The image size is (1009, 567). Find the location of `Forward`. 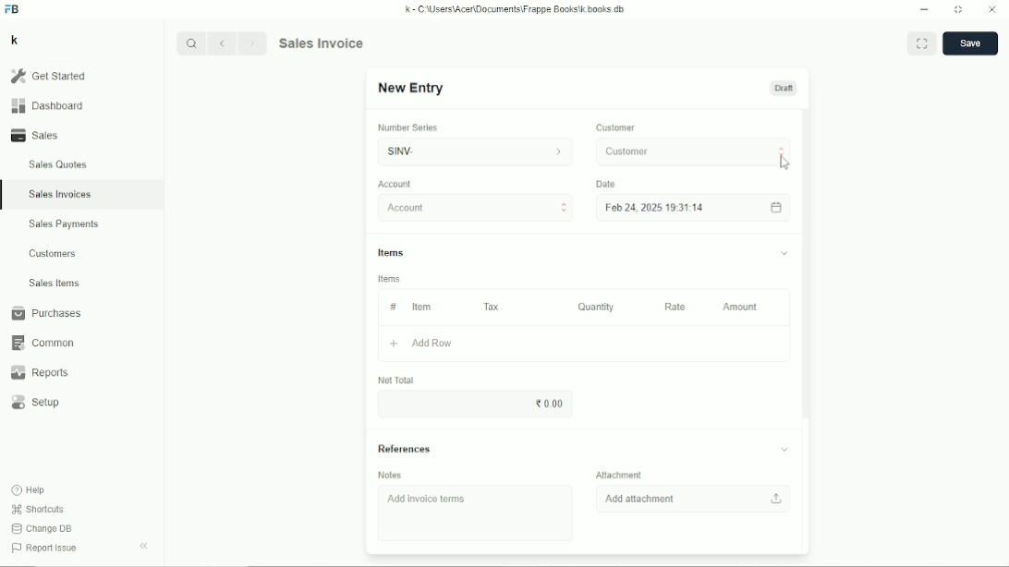

Forward is located at coordinates (254, 42).